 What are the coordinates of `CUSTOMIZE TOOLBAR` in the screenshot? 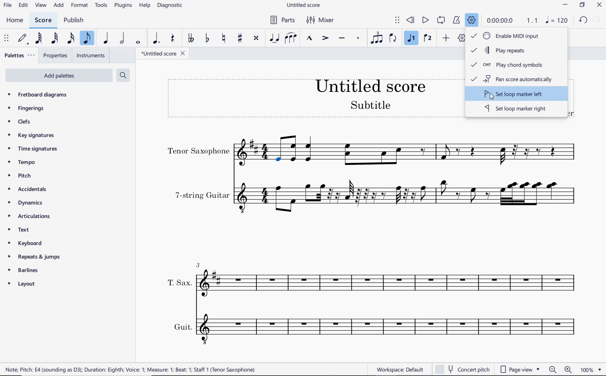 It's located at (460, 39).